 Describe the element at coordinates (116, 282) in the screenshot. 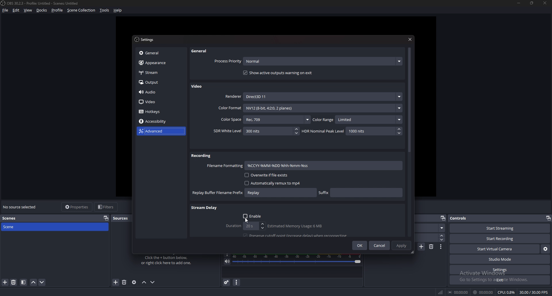

I see `add source` at that location.